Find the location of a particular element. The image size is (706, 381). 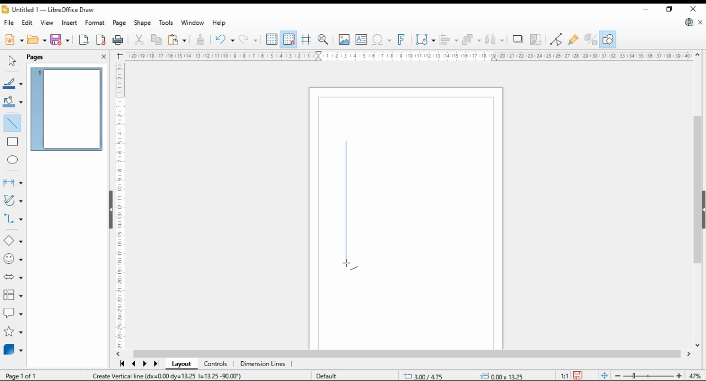

show grids is located at coordinates (271, 40).